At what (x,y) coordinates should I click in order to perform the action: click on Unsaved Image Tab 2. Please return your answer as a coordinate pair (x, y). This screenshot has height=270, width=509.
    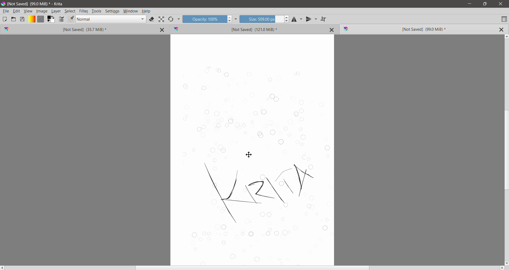
    Looking at the image, I should click on (246, 29).